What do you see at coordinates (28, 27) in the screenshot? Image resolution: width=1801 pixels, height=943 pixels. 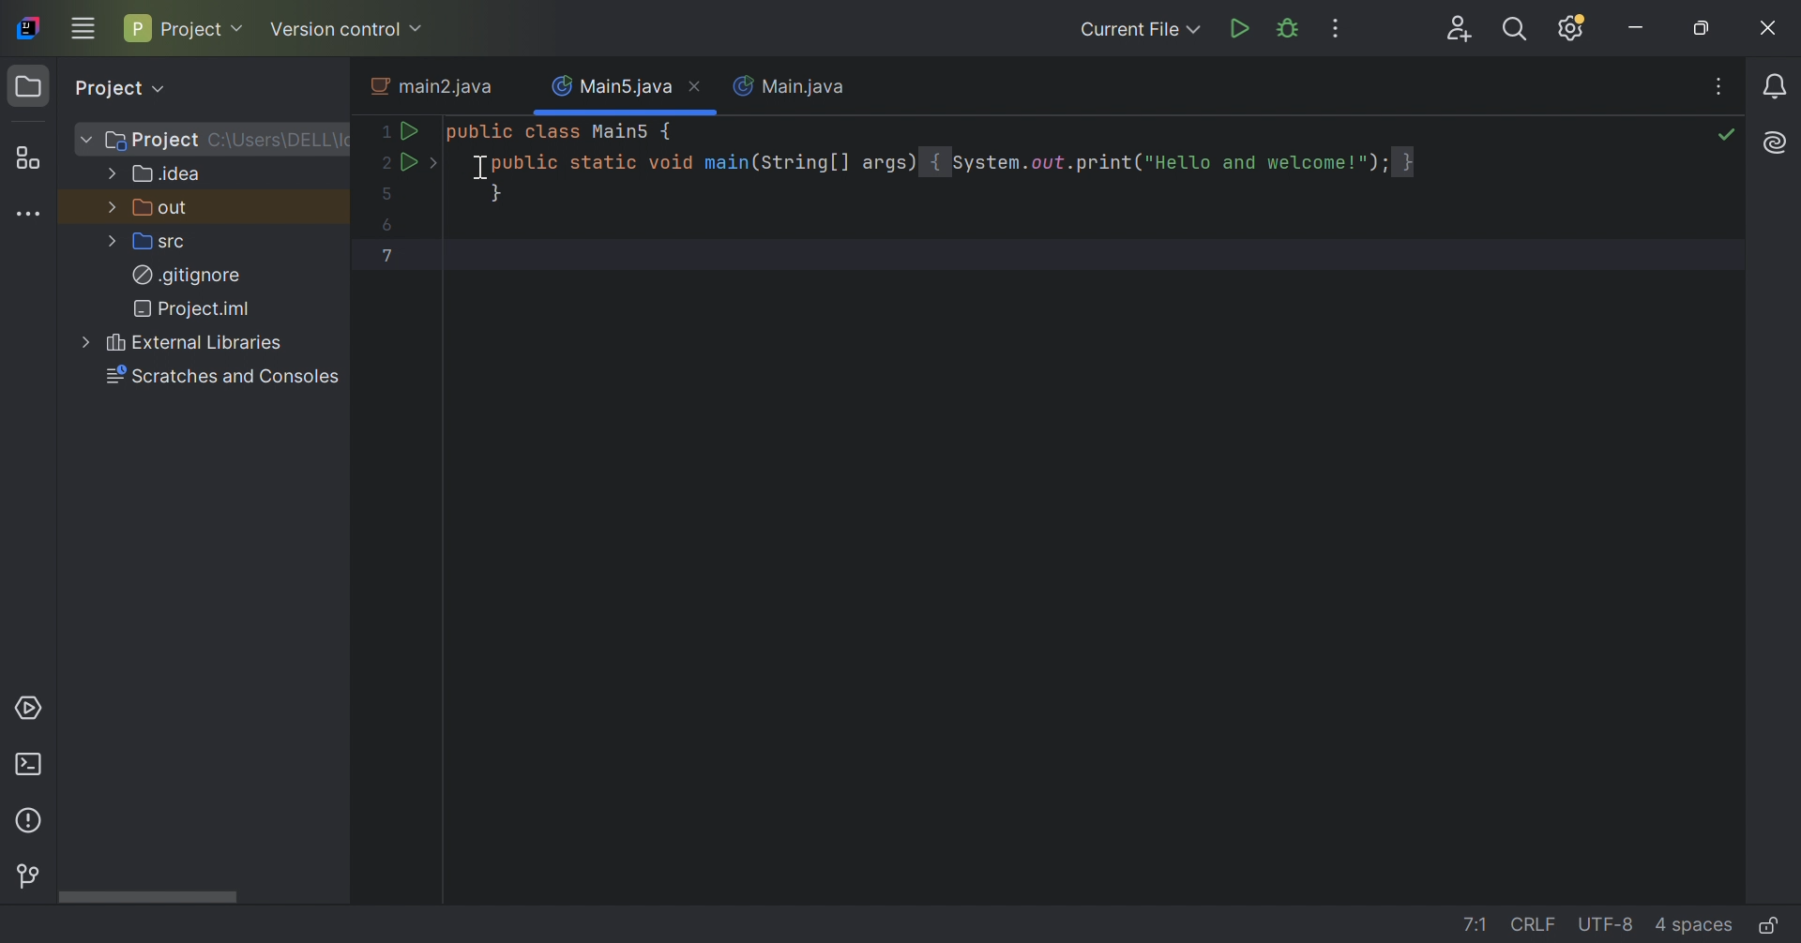 I see `IntelliJ IDEA icon` at bounding box center [28, 27].